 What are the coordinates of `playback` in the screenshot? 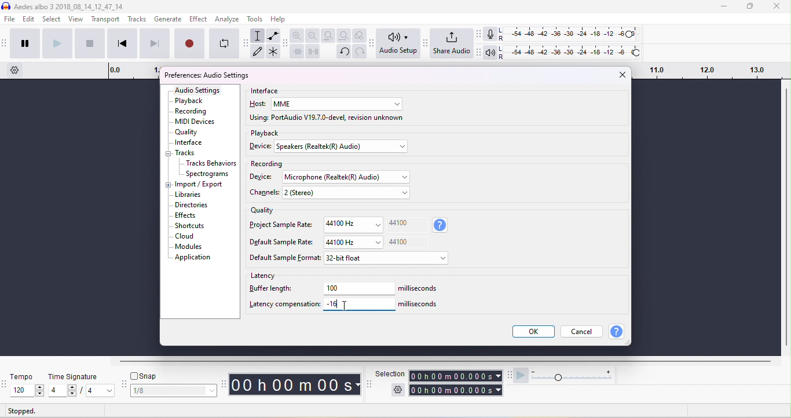 It's located at (265, 133).